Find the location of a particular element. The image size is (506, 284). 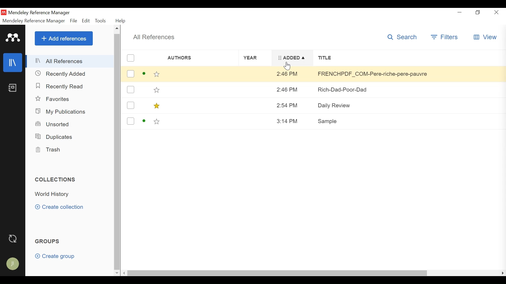

minimize is located at coordinates (459, 12).